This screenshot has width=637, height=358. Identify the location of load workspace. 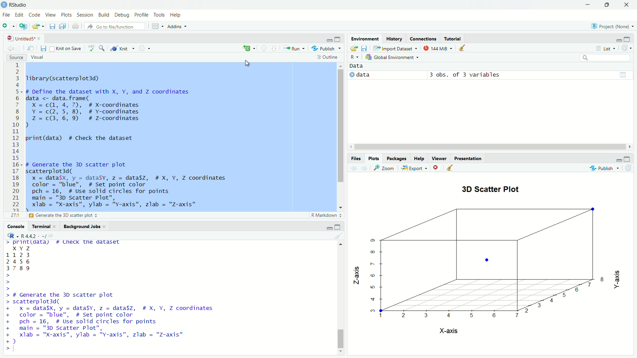
(353, 48).